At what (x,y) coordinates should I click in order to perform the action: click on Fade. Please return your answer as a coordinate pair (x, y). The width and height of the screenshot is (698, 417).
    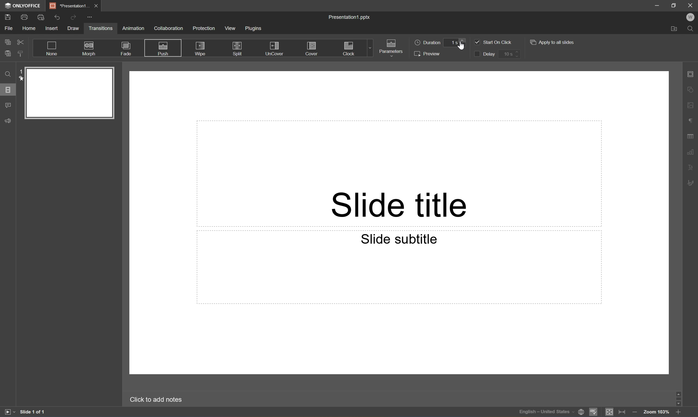
    Looking at the image, I should click on (125, 48).